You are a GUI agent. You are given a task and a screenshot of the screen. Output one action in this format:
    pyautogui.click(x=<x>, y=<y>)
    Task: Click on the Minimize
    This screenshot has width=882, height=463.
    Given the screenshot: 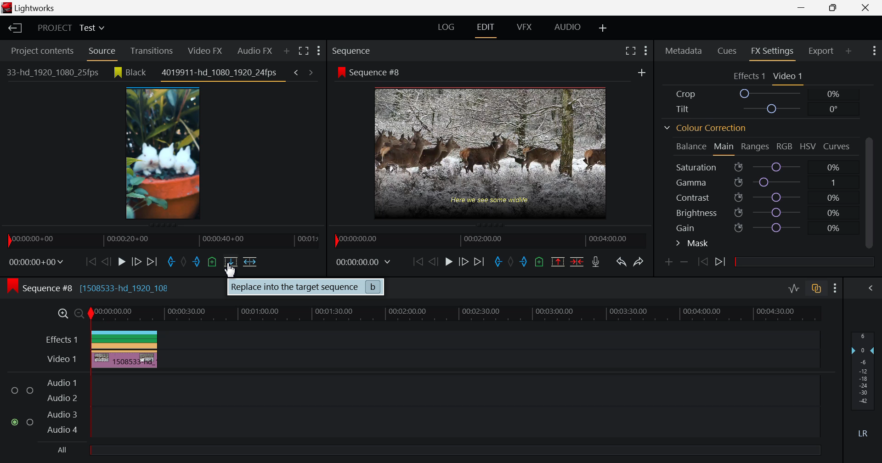 What is the action you would take?
    pyautogui.click(x=833, y=8)
    